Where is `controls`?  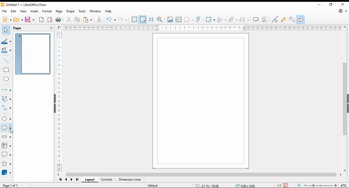
controls is located at coordinates (107, 180).